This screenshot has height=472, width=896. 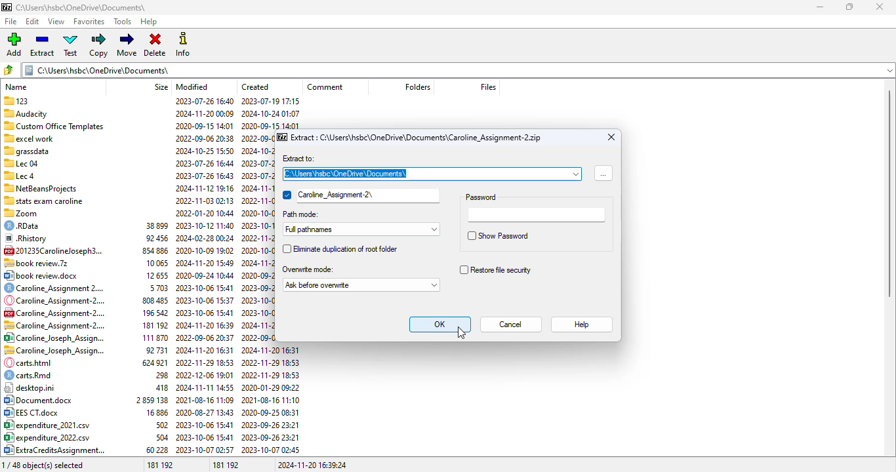 What do you see at coordinates (138, 151) in the screenshot?
I see `= grassdata 2024-10-25 15:50 2024-10-25 15:48` at bounding box center [138, 151].